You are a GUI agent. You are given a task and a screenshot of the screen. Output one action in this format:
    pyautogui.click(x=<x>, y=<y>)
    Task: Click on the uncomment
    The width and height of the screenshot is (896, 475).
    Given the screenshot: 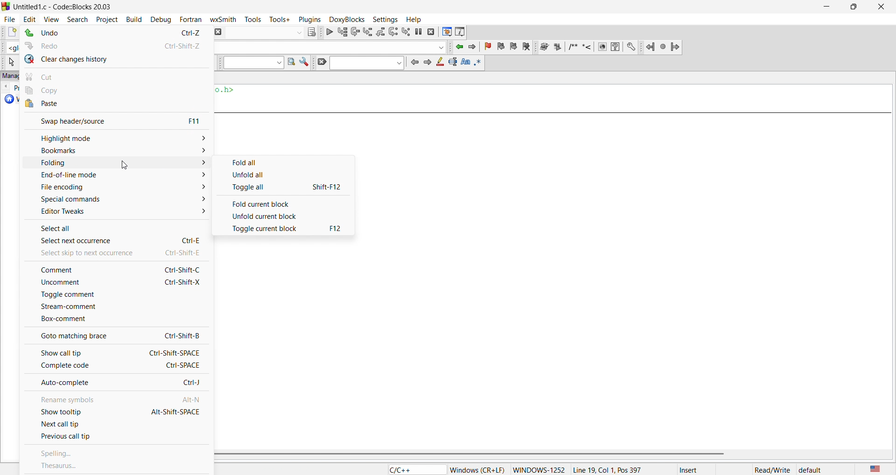 What is the action you would take?
    pyautogui.click(x=112, y=284)
    